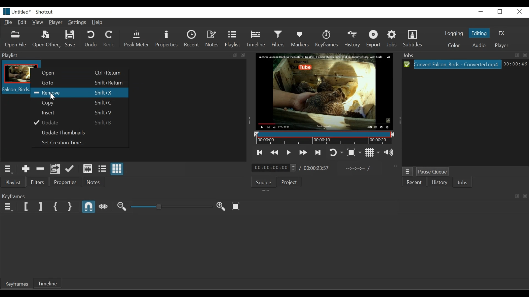 The image size is (529, 297). I want to click on Insert Shift+V, so click(77, 112).